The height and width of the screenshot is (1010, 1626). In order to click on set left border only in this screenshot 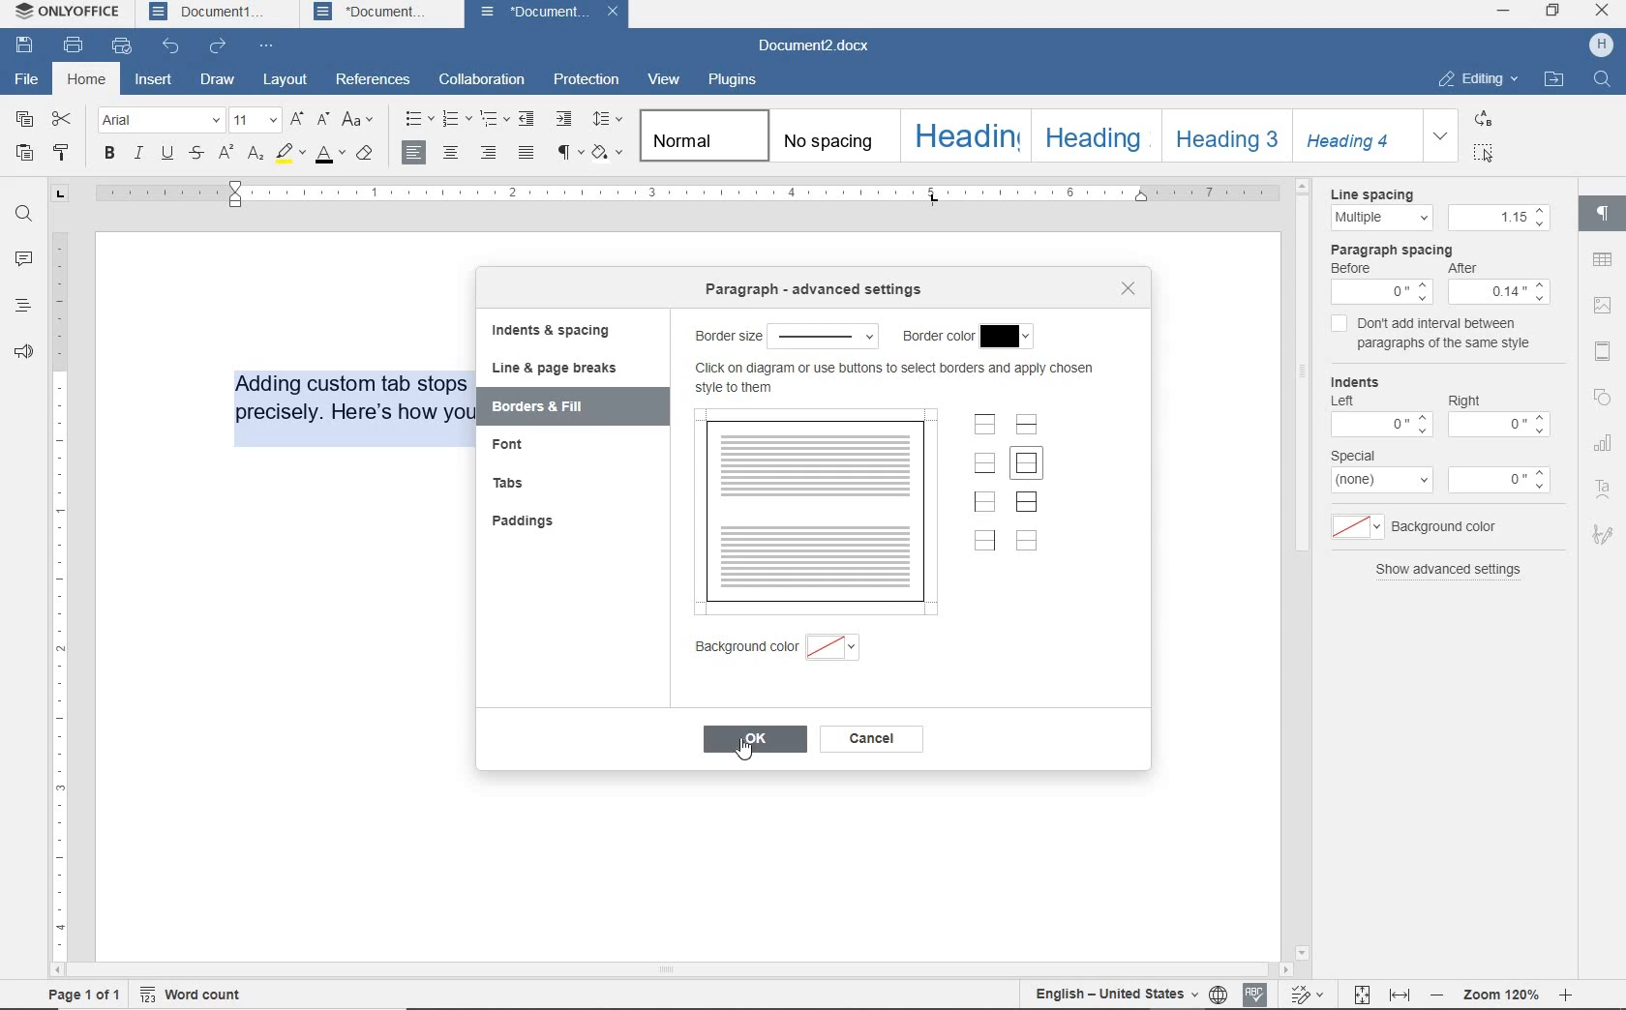, I will do `click(986, 501)`.